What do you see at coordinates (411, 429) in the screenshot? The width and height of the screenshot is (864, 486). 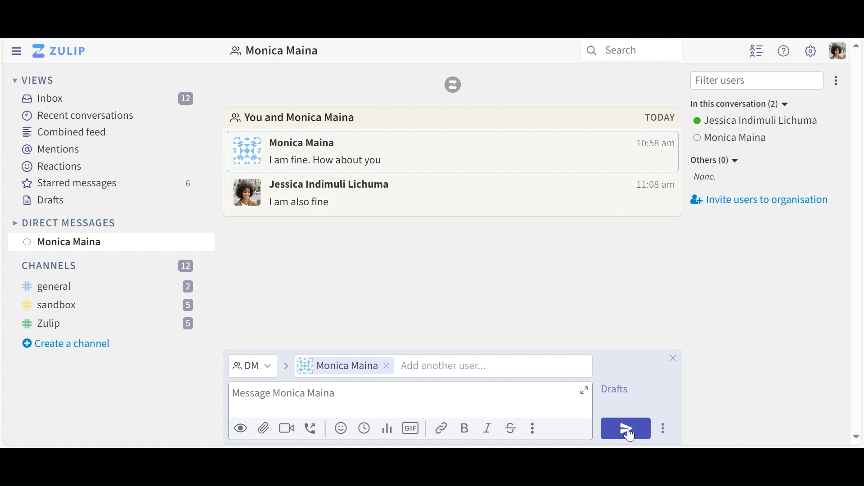 I see `Add GIF` at bounding box center [411, 429].